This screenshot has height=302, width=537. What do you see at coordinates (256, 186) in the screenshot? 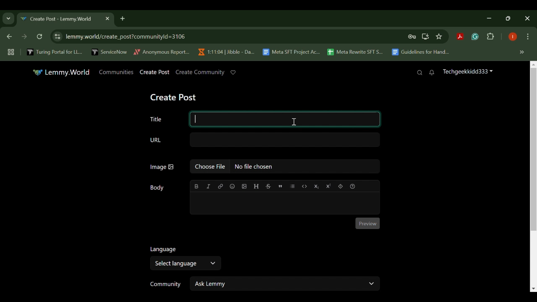
I see `header` at bounding box center [256, 186].